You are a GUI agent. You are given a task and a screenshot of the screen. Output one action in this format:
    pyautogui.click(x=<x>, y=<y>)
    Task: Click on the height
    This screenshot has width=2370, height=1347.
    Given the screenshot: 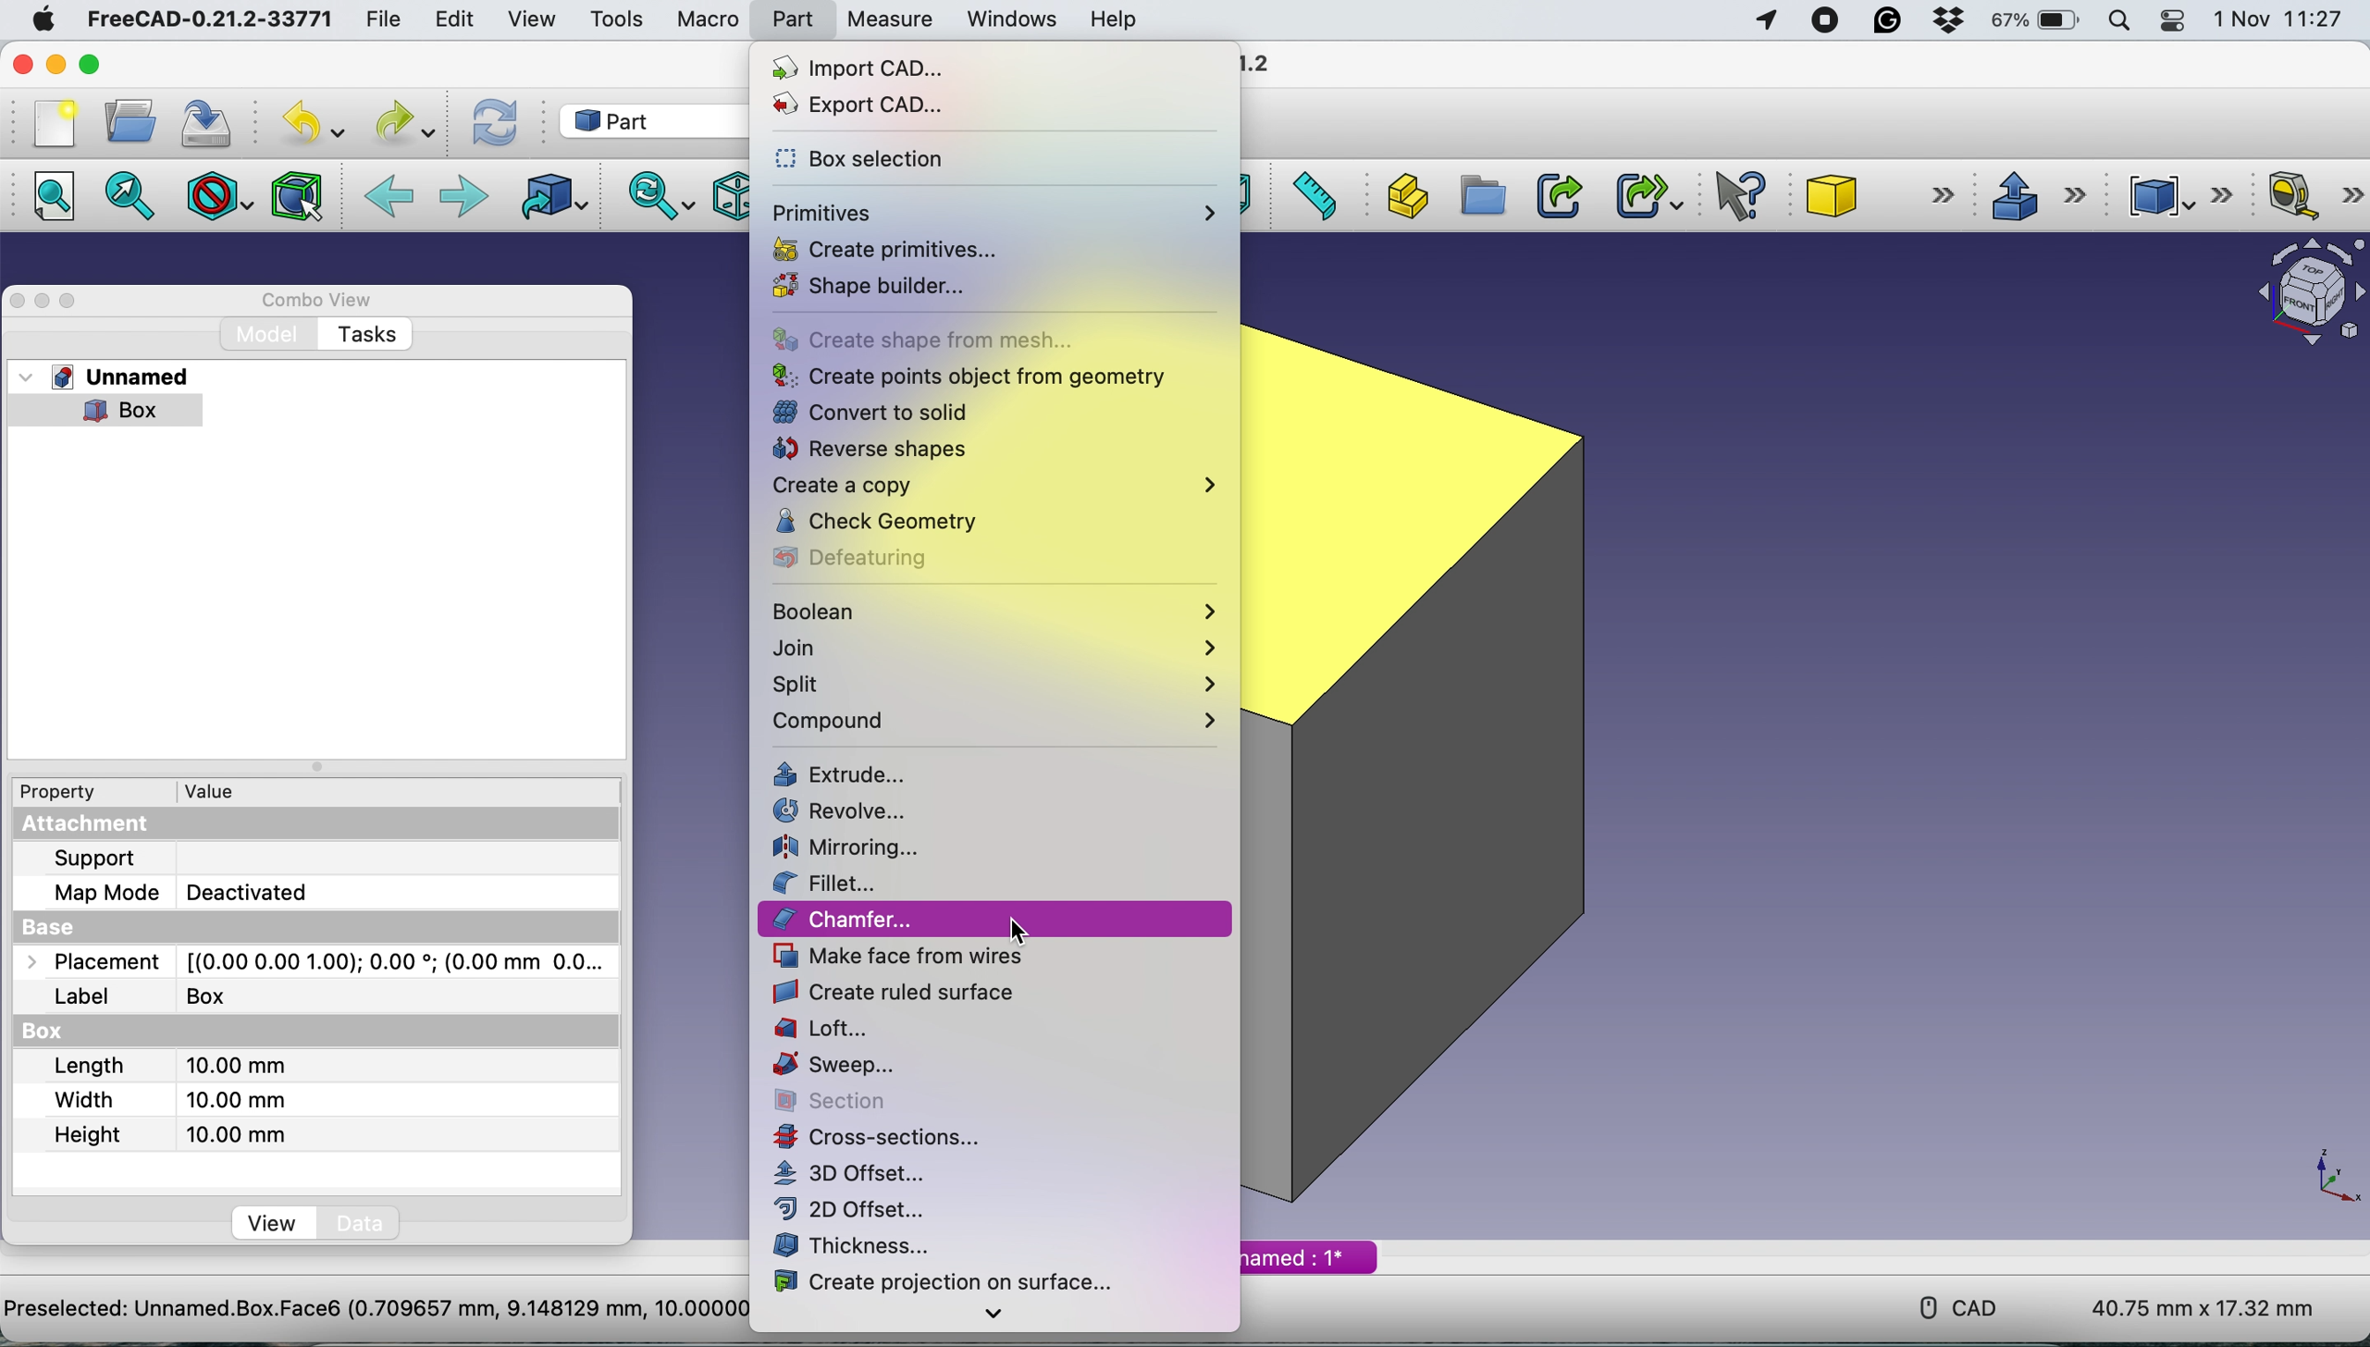 What is the action you would take?
    pyautogui.click(x=164, y=1134)
    